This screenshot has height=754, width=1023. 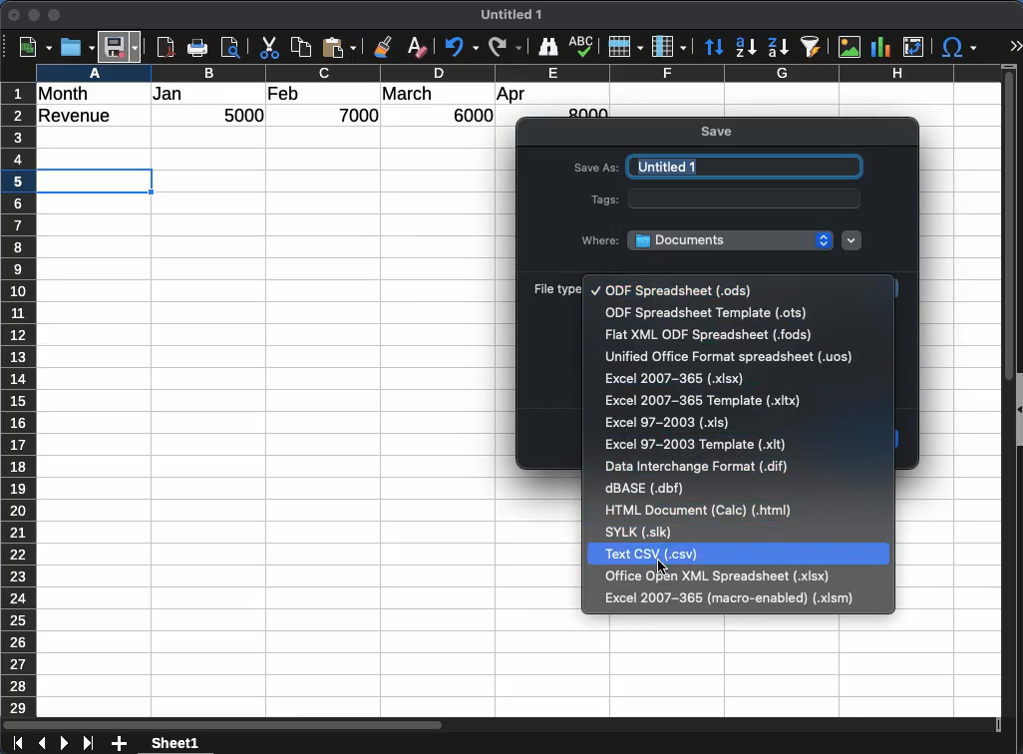 What do you see at coordinates (121, 744) in the screenshot?
I see `add sheet` at bounding box center [121, 744].